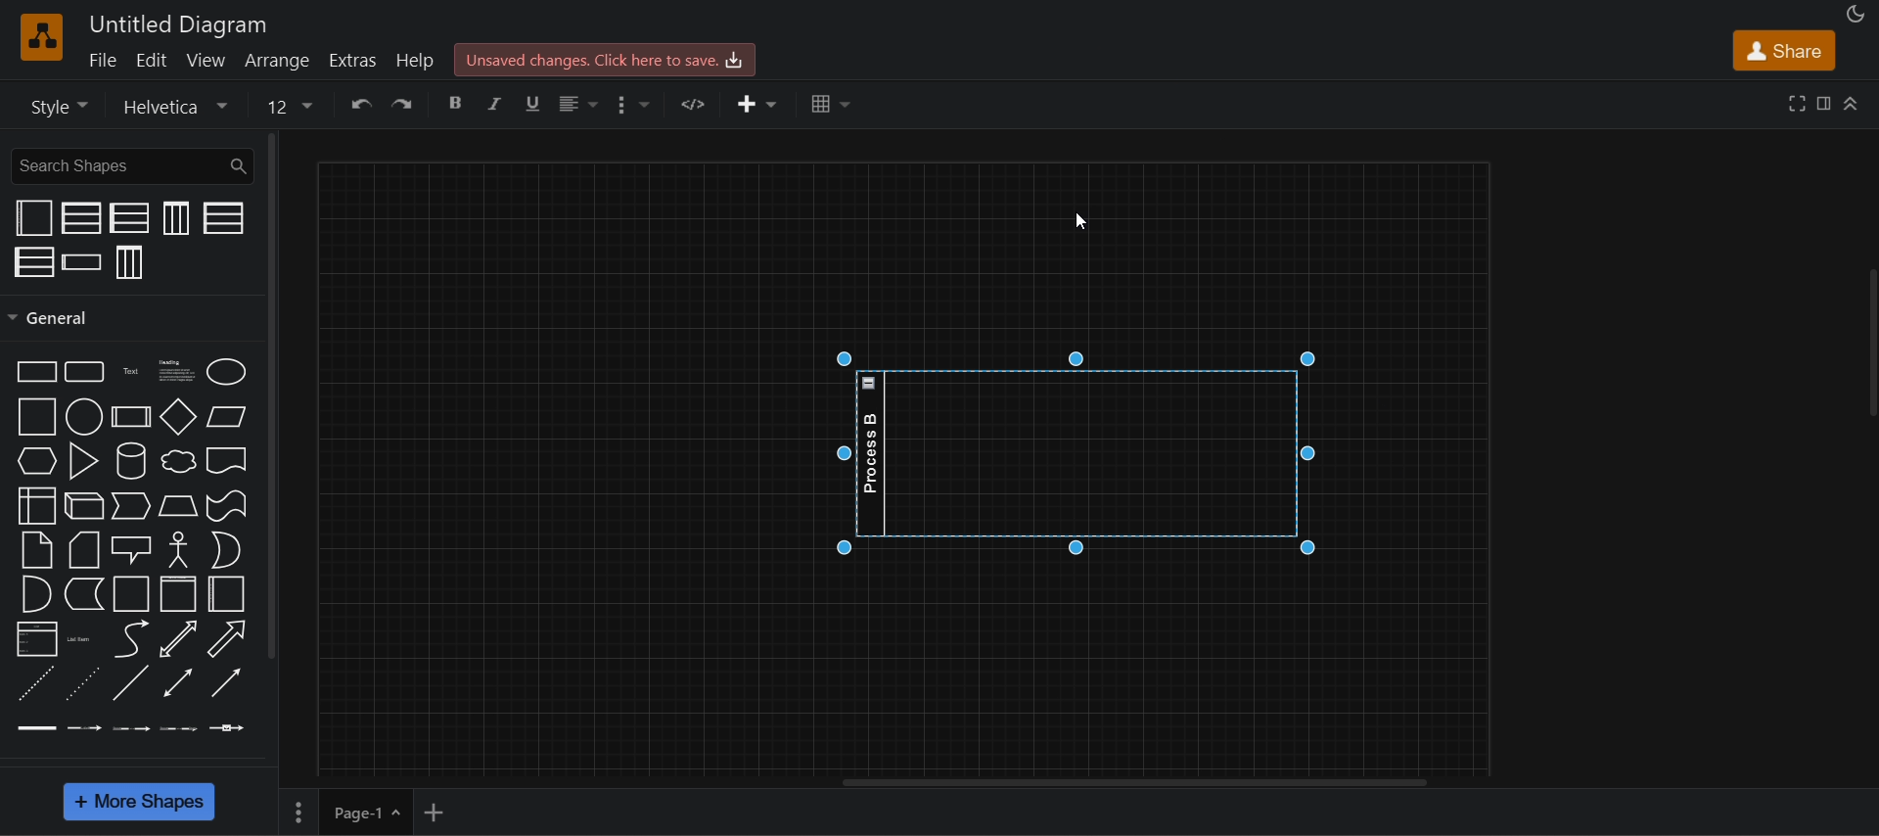 The image size is (1879, 836). What do you see at coordinates (496, 101) in the screenshot?
I see `italic` at bounding box center [496, 101].